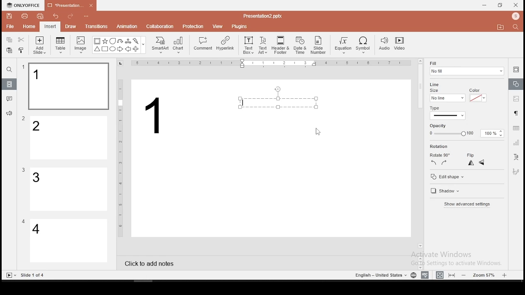  What do you see at coordinates (88, 17) in the screenshot?
I see `` at bounding box center [88, 17].